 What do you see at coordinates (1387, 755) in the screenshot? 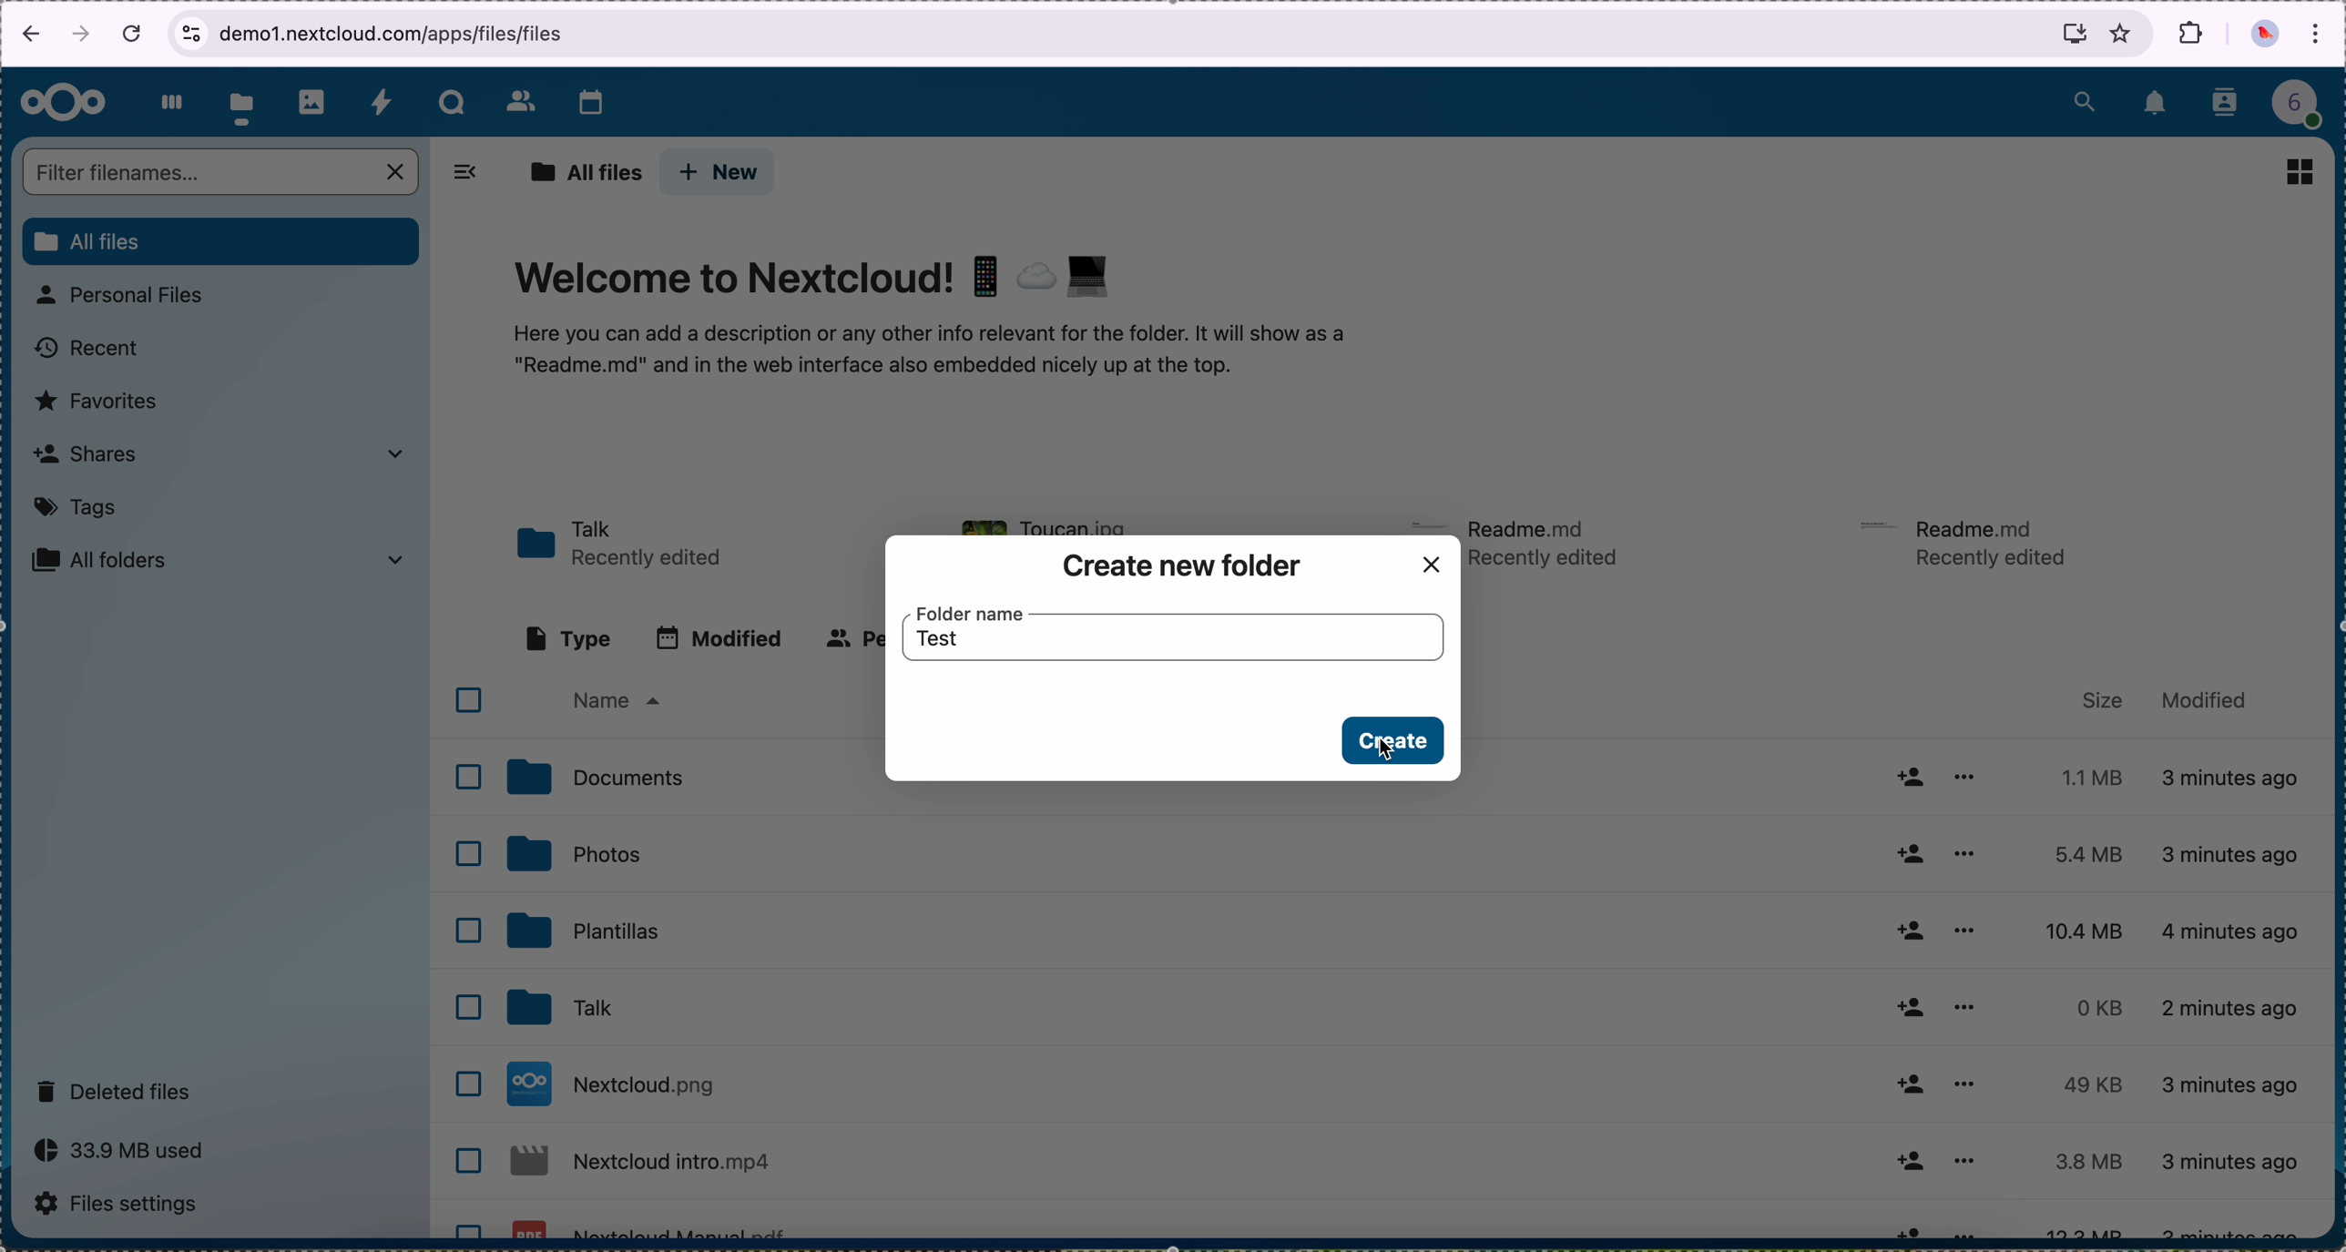
I see `cursor` at bounding box center [1387, 755].